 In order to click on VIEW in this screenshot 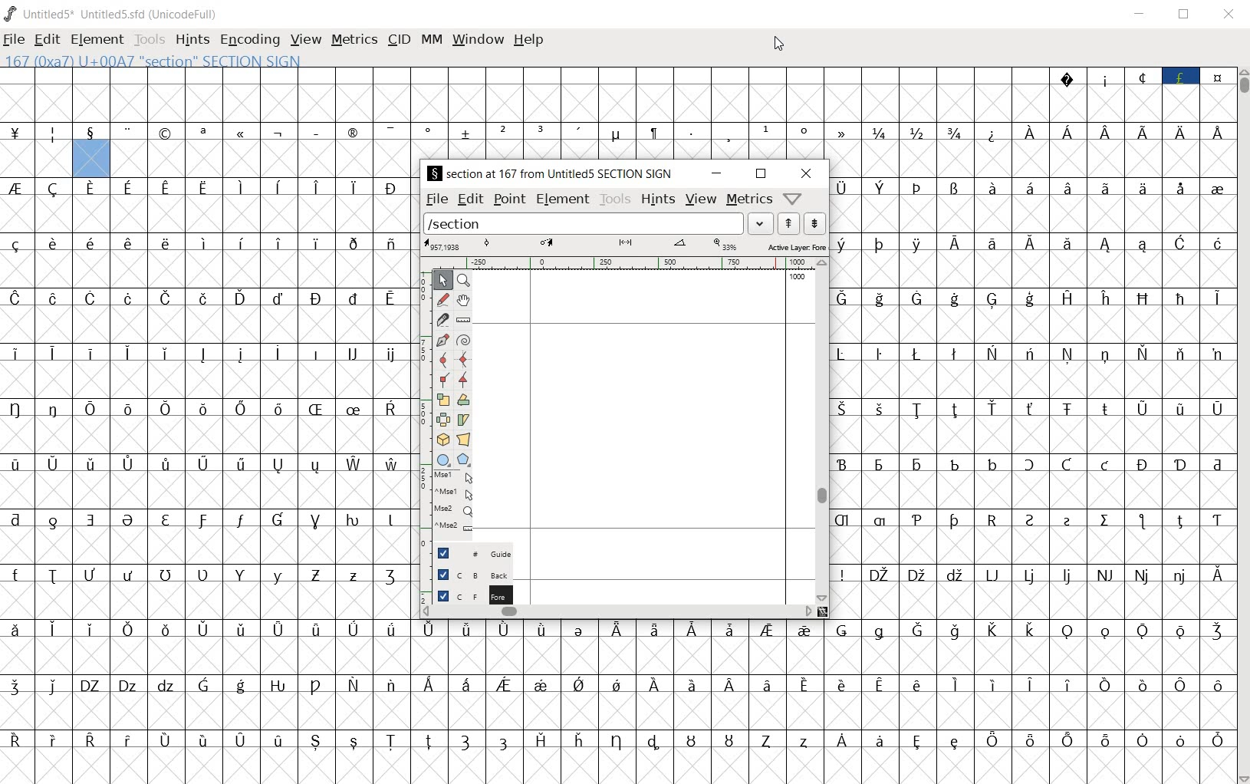, I will do `click(306, 41)`.